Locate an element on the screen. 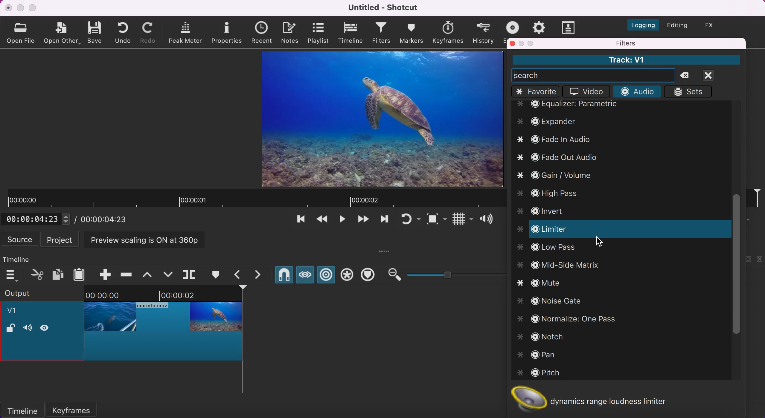 The height and width of the screenshot is (418, 765). Track: V1 is located at coordinates (626, 60).